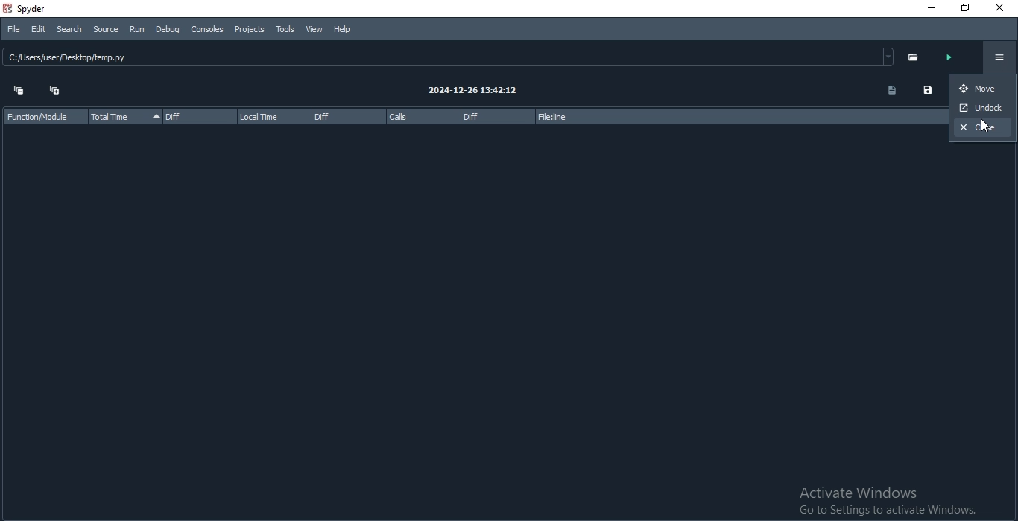  I want to click on diff, so click(200, 116).